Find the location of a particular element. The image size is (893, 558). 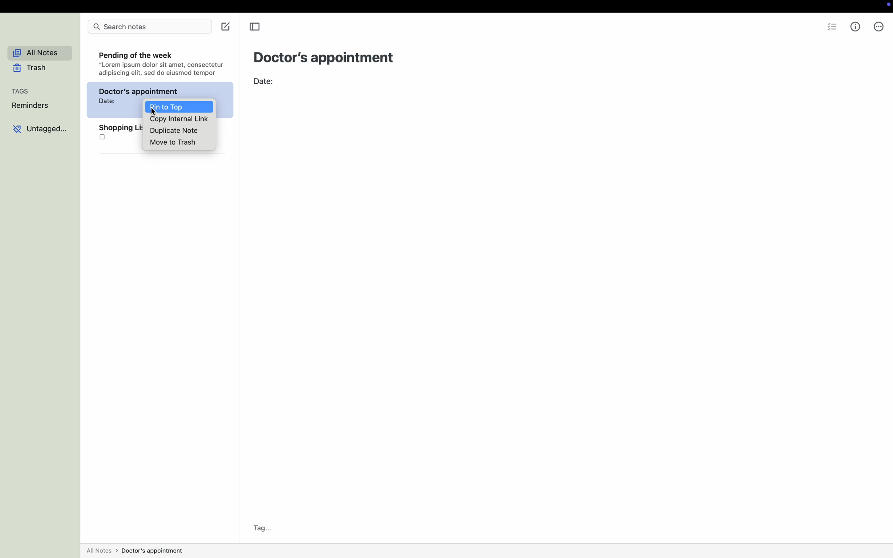

Pending of the week
“Lorem ipsum dolor sit amet, consectetur
adipiscing elit, sed do eiusmod tempor is located at coordinates (161, 63).